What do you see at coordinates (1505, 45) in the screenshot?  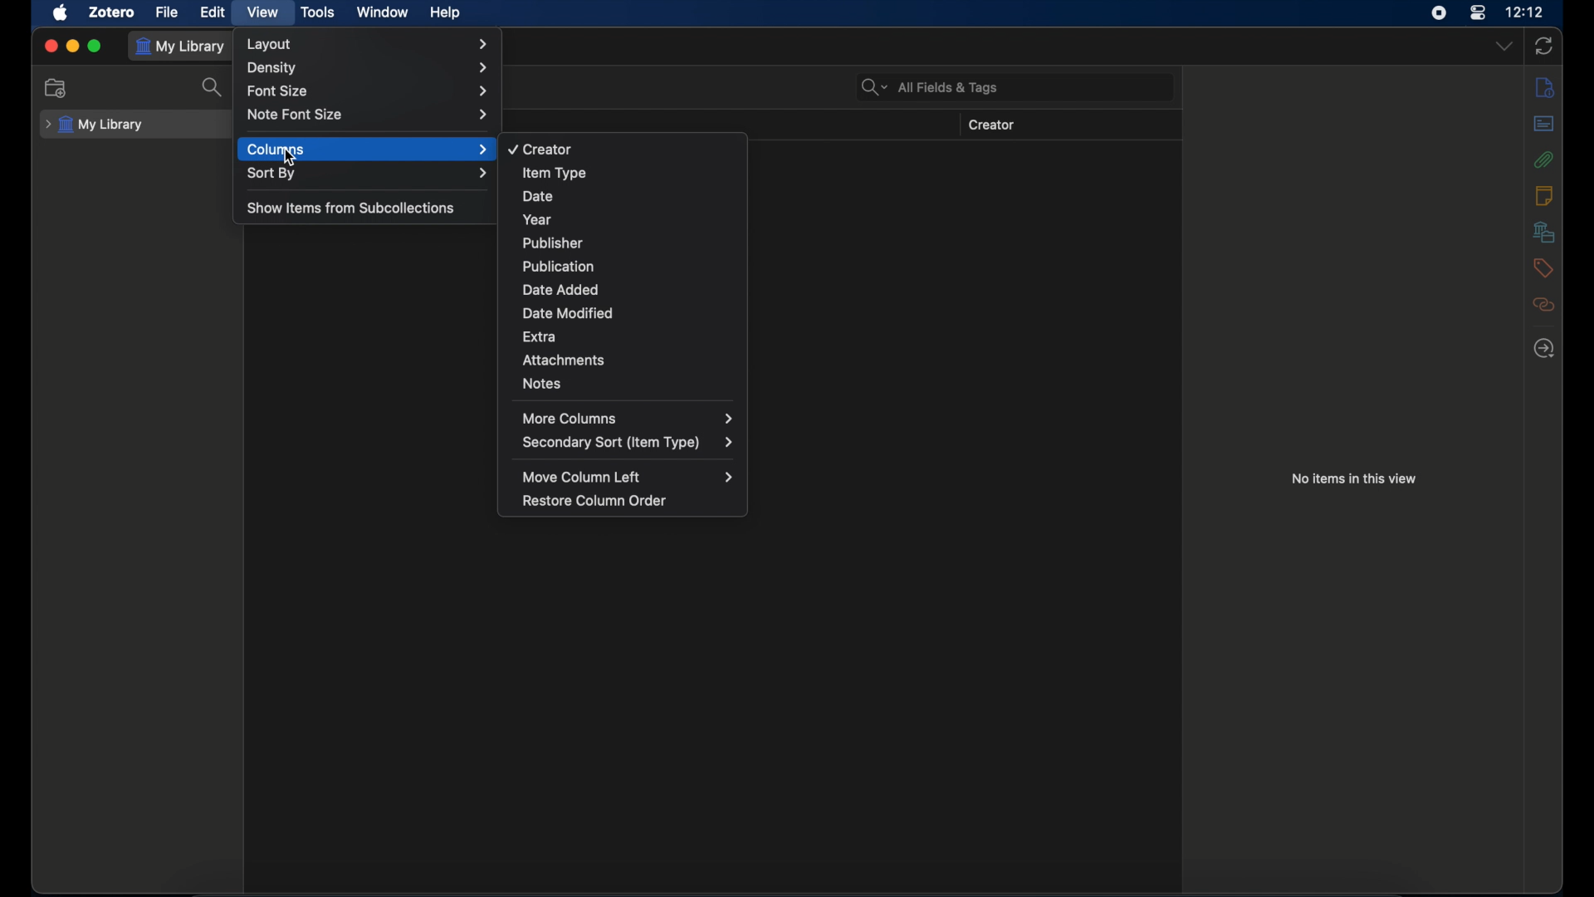 I see `drop-down` at bounding box center [1505, 45].